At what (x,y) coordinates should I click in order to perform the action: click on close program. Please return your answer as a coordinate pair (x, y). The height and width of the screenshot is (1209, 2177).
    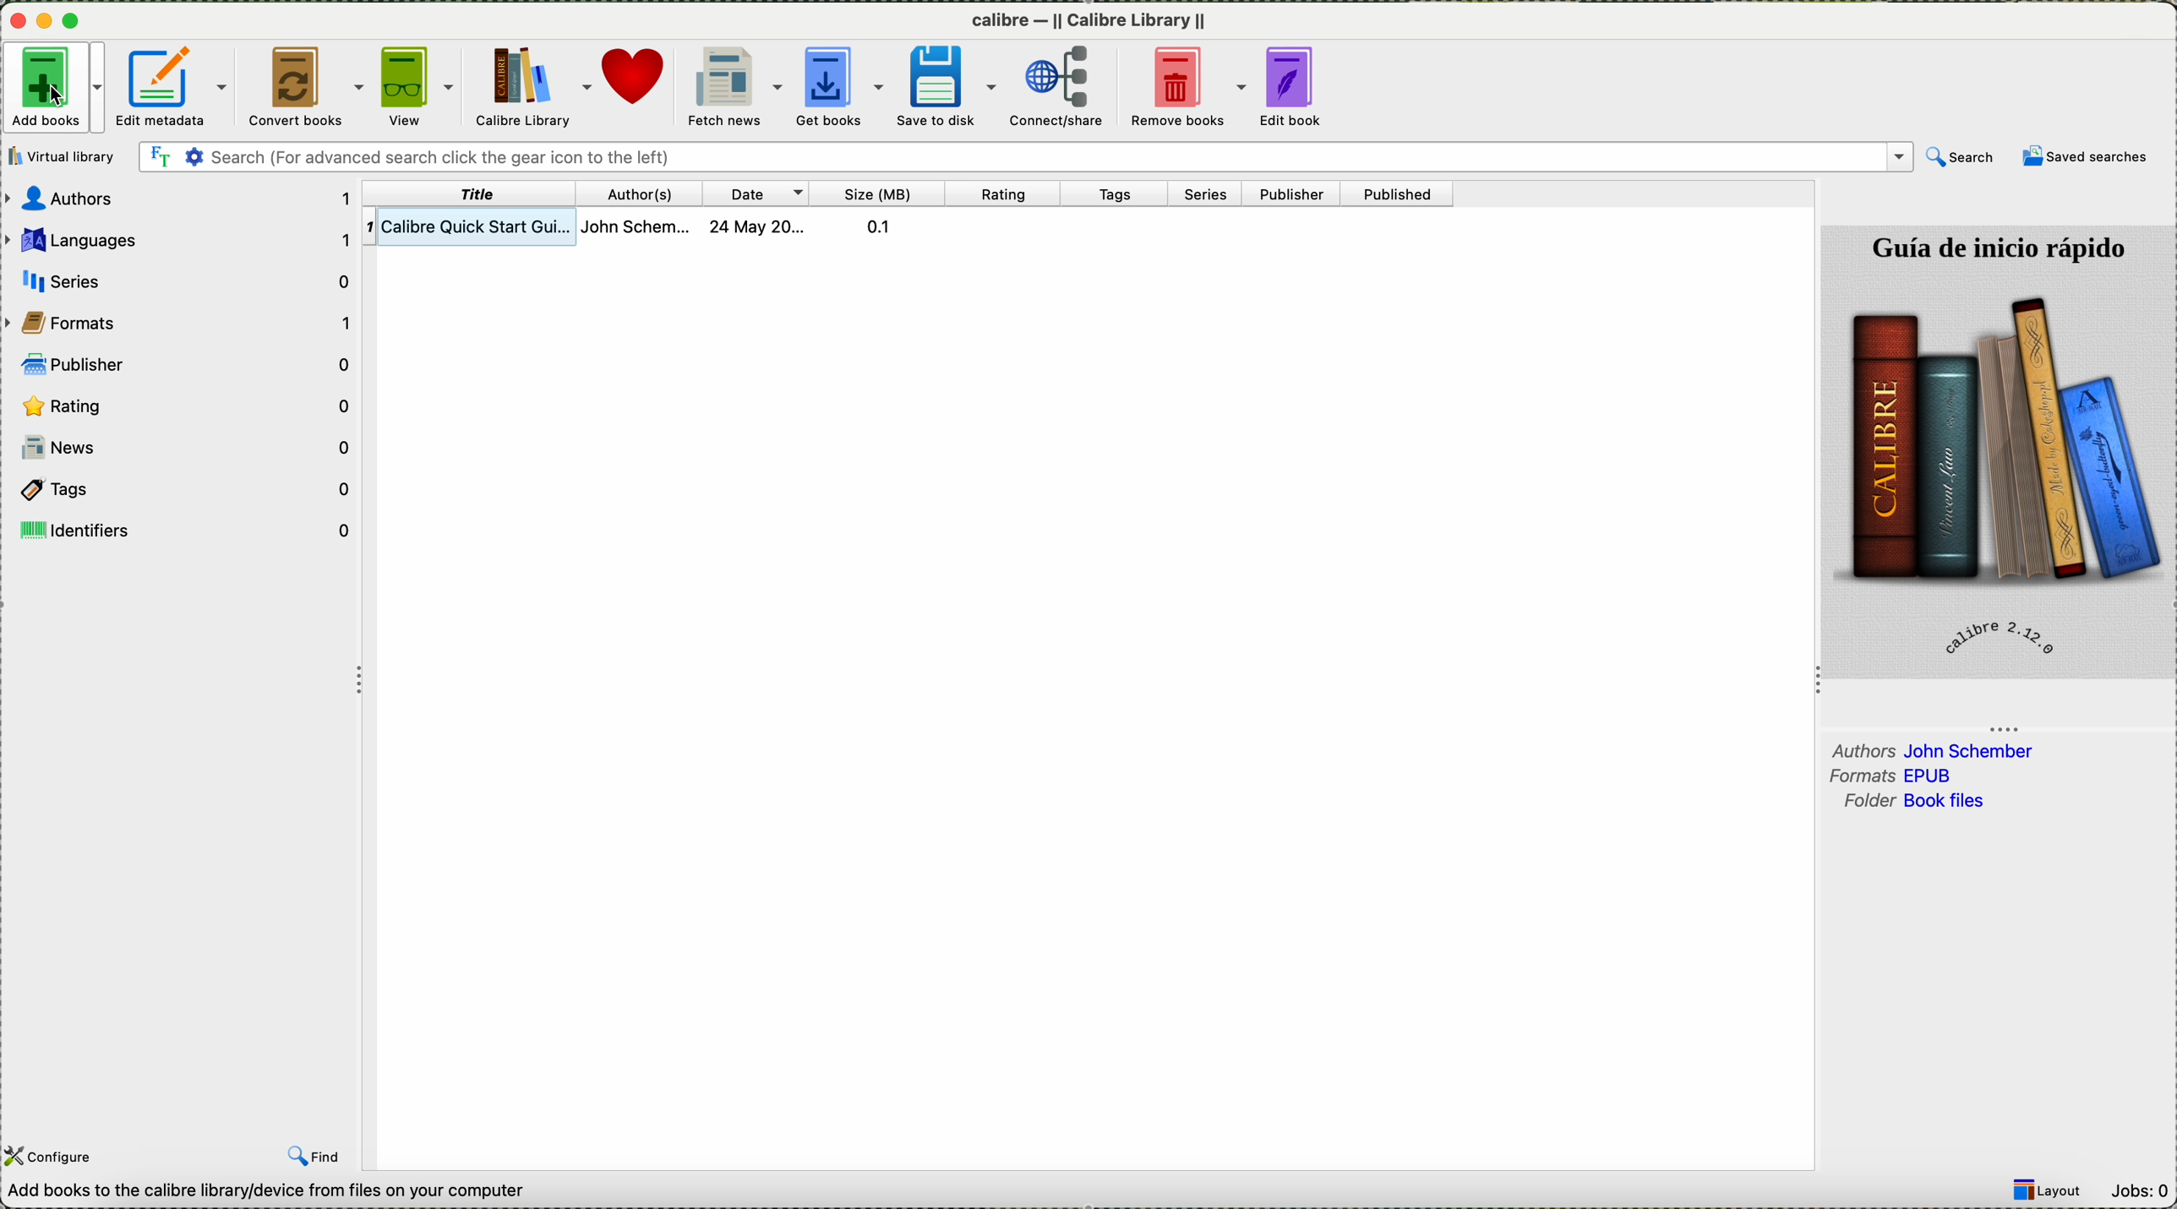
    Looking at the image, I should click on (16, 21).